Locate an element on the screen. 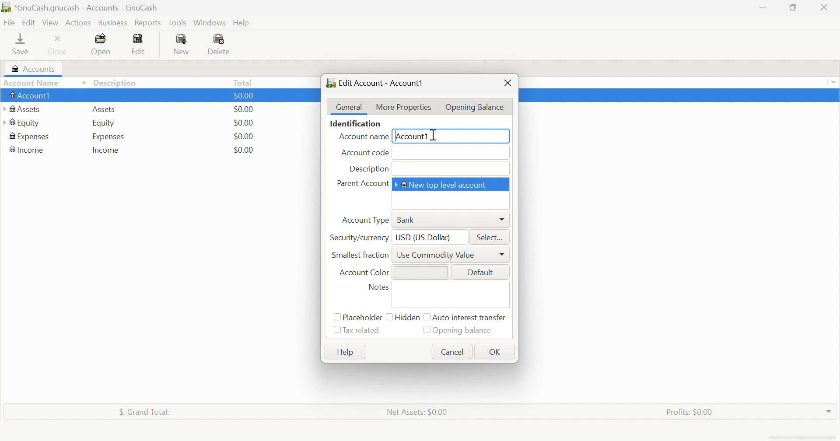 The height and width of the screenshot is (441, 840). Edit is located at coordinates (28, 22).